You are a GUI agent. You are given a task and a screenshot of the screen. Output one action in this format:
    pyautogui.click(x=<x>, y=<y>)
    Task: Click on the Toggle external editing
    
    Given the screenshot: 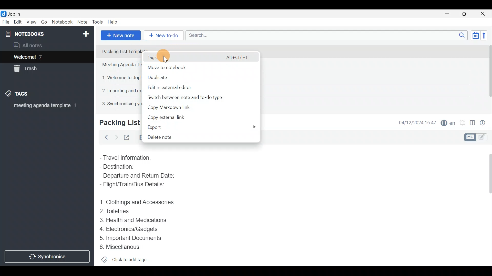 What is the action you would take?
    pyautogui.click(x=127, y=137)
    